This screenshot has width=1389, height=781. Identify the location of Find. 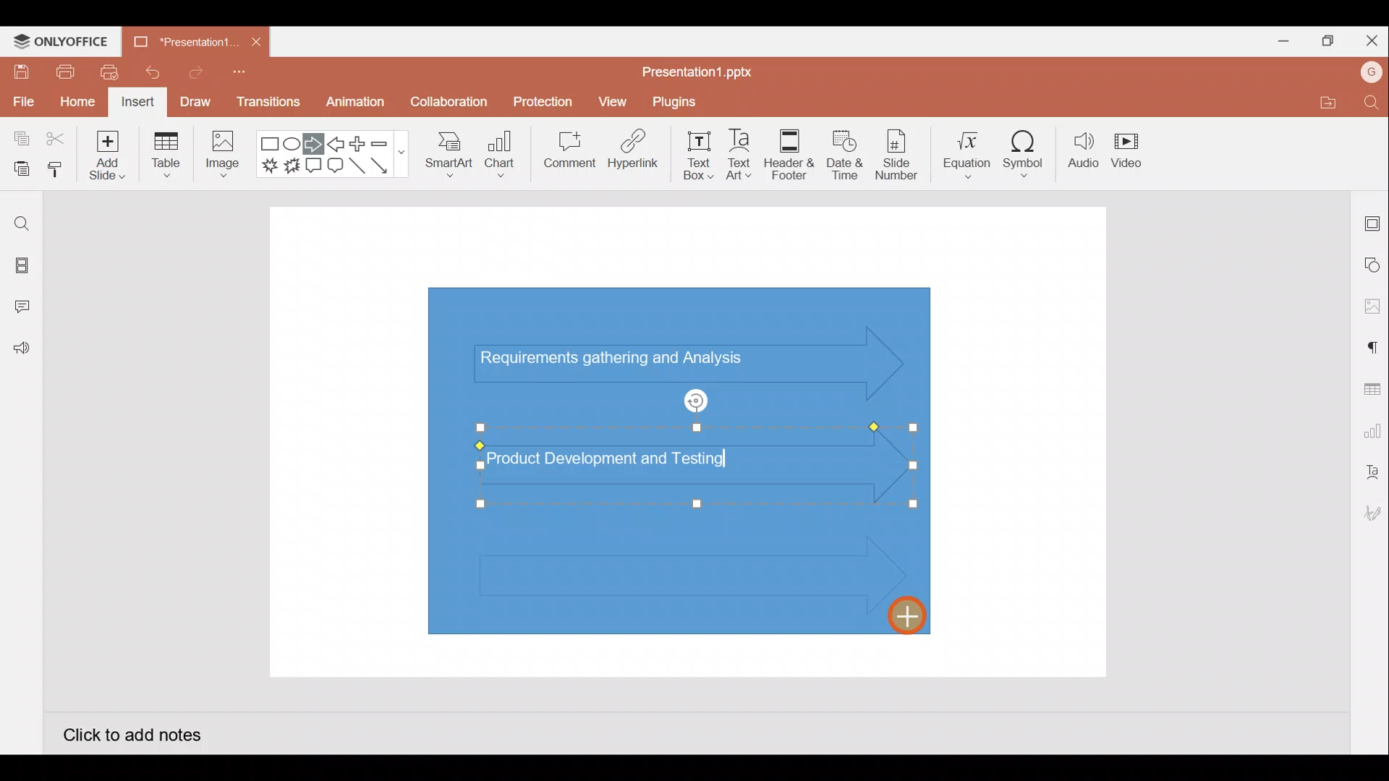
(22, 223).